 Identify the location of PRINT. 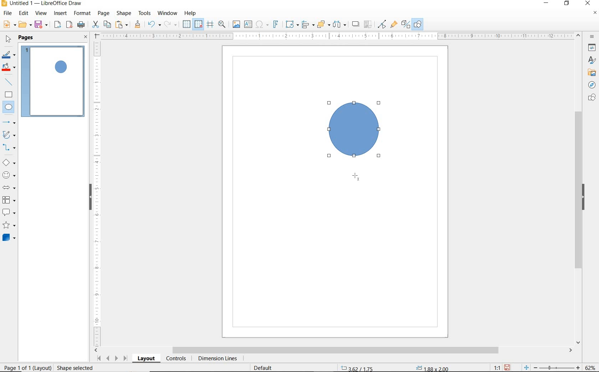
(81, 25).